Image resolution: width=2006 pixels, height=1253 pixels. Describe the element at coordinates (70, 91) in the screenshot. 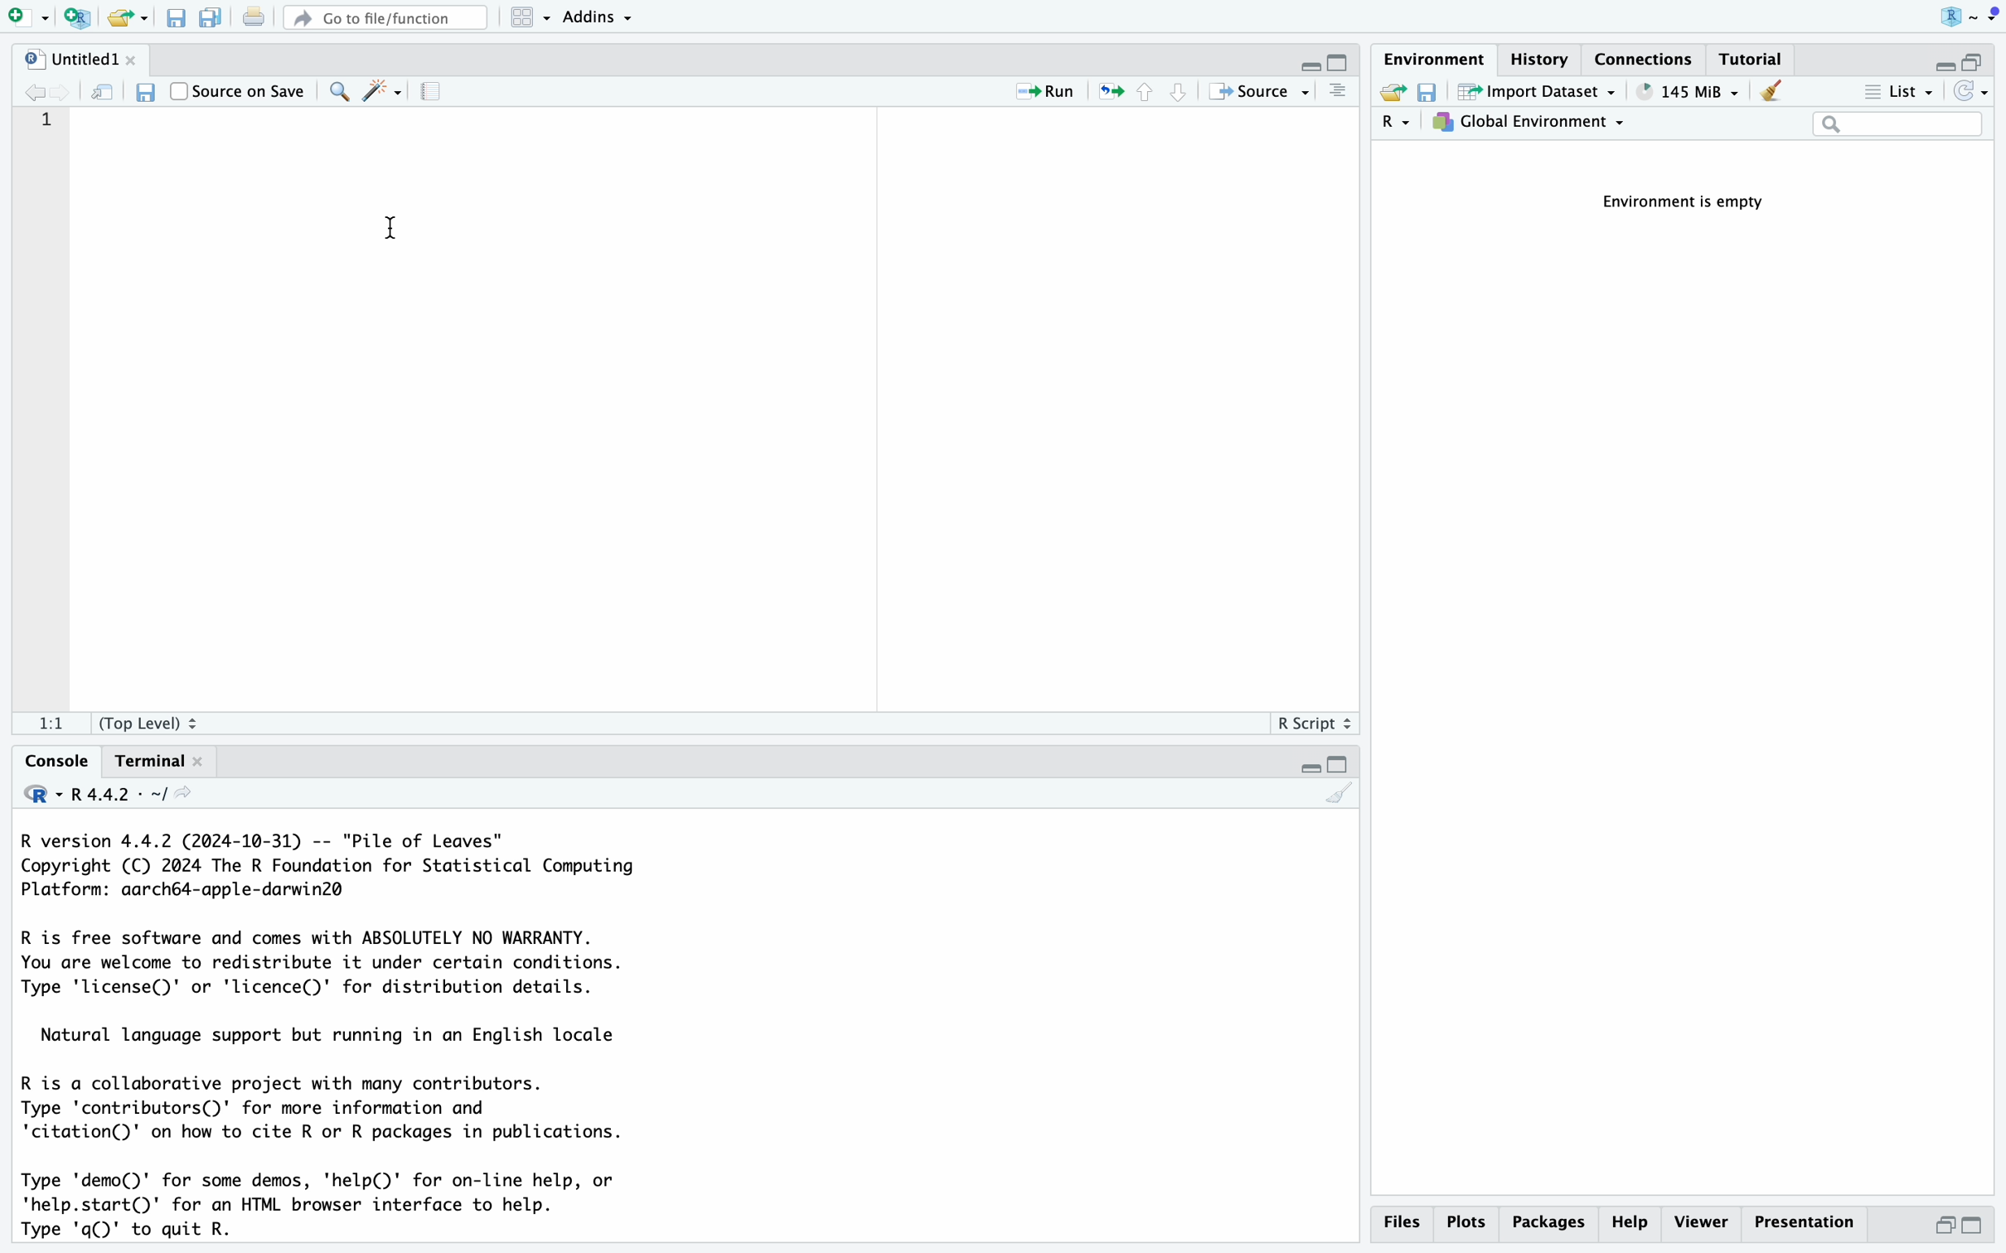

I see `go forward to the next source location` at that location.